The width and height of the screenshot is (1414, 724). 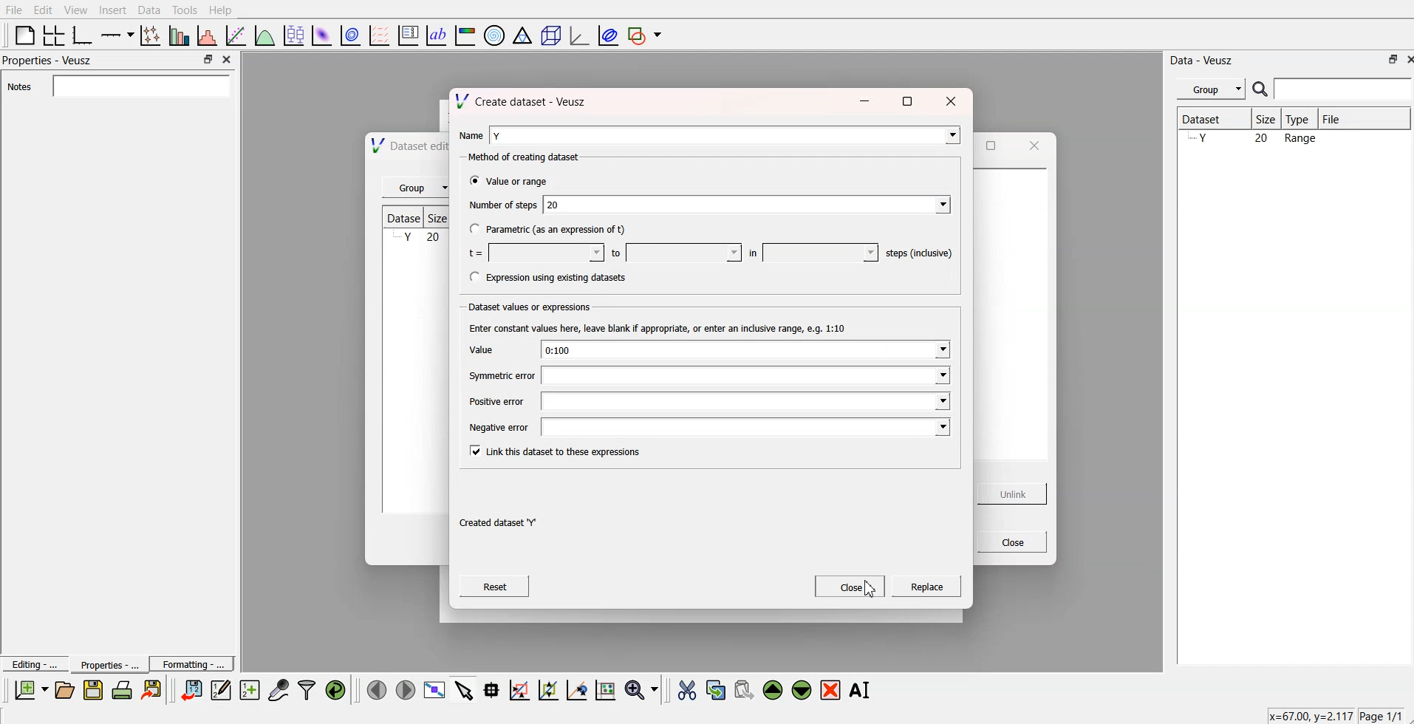 What do you see at coordinates (48, 61) in the screenshot?
I see `Properties - Veusz` at bounding box center [48, 61].